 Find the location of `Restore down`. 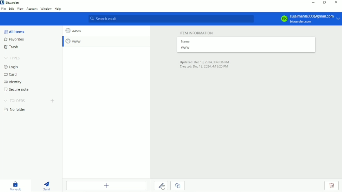

Restore down is located at coordinates (325, 3).